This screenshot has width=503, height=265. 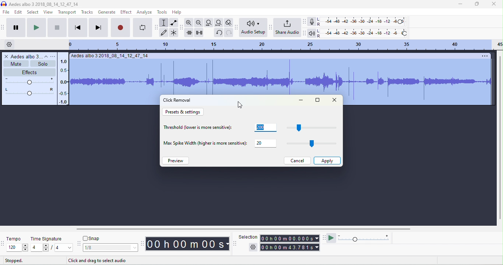 I want to click on R, so click(x=319, y=25).